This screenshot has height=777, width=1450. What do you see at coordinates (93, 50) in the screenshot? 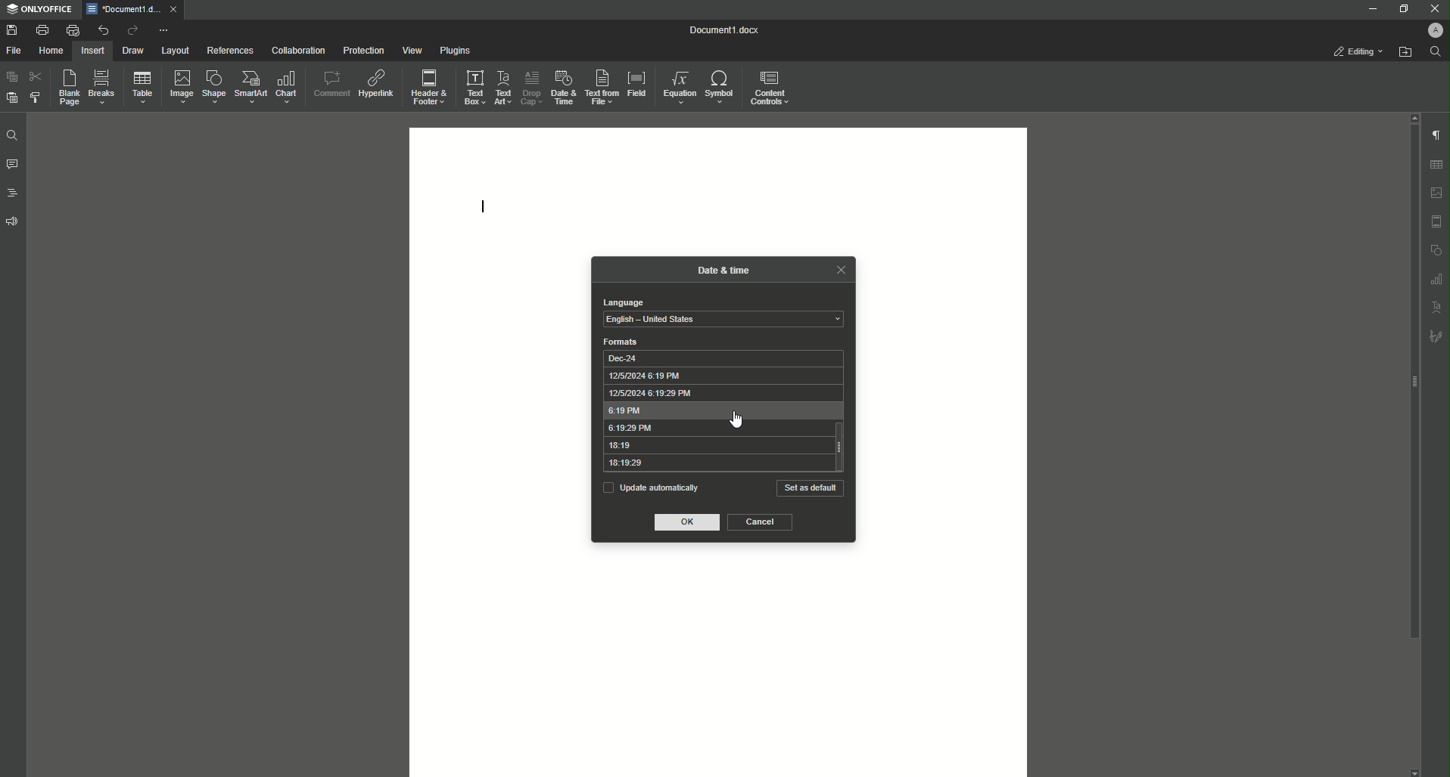
I see `Insert` at bounding box center [93, 50].